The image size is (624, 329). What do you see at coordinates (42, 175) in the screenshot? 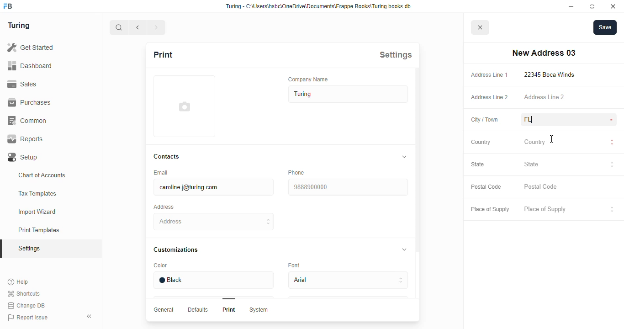
I see `chart of accounts` at bounding box center [42, 175].